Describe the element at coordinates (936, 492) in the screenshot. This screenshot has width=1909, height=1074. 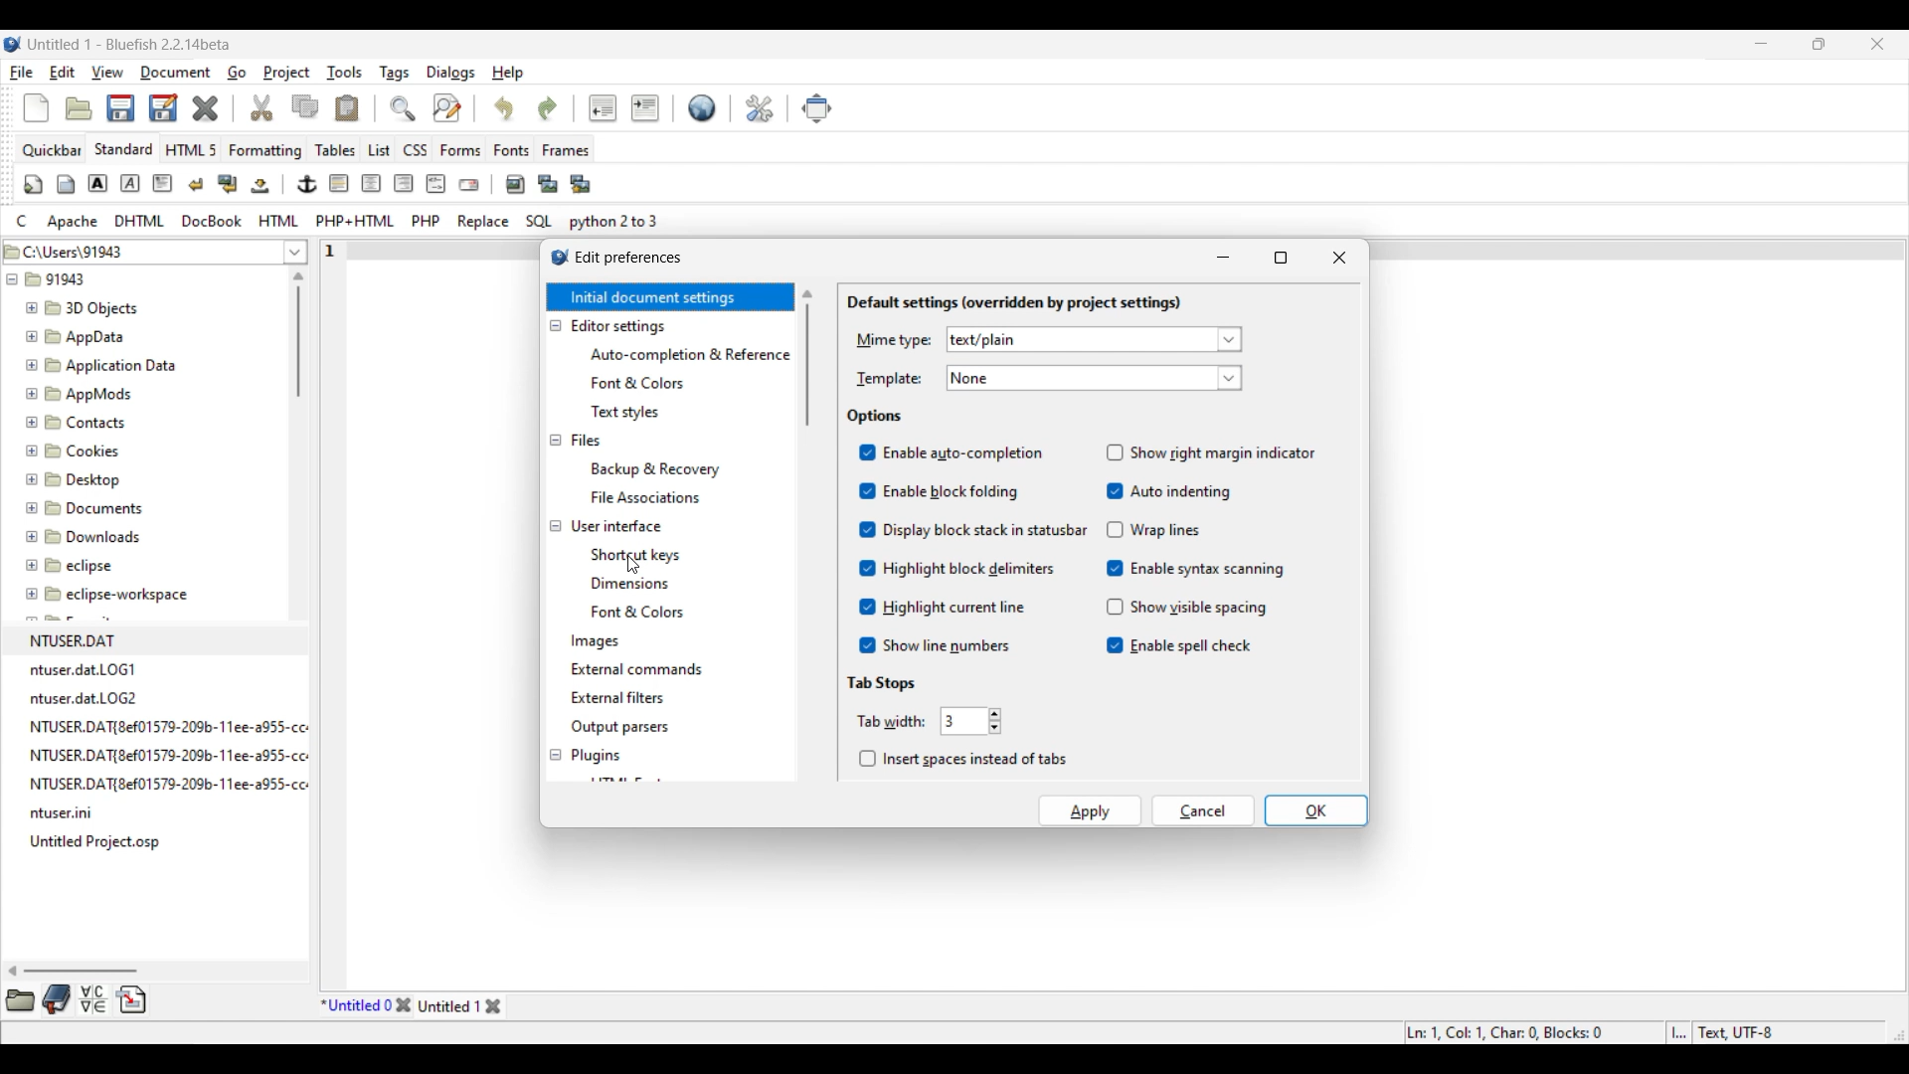
I see `8 Enable block folding` at that location.